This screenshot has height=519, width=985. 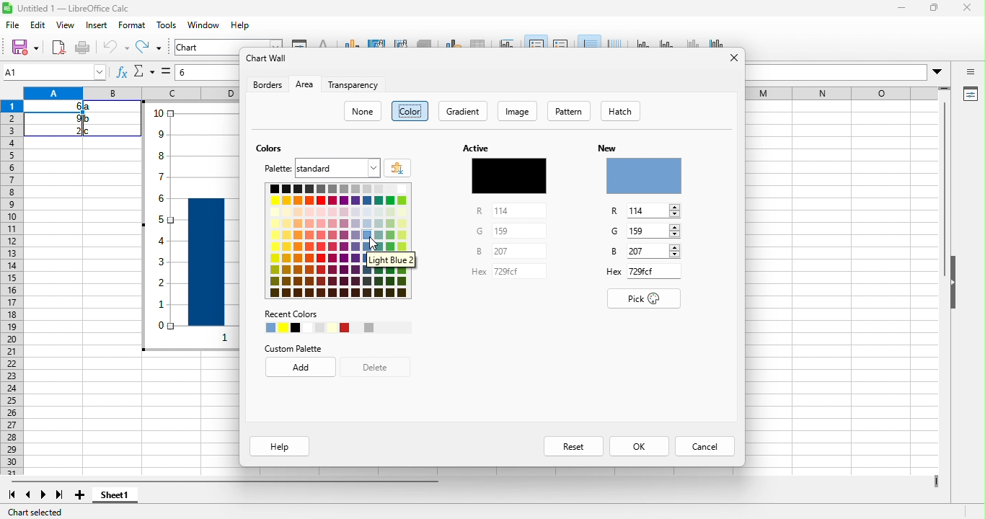 What do you see at coordinates (40, 27) in the screenshot?
I see `edit` at bounding box center [40, 27].